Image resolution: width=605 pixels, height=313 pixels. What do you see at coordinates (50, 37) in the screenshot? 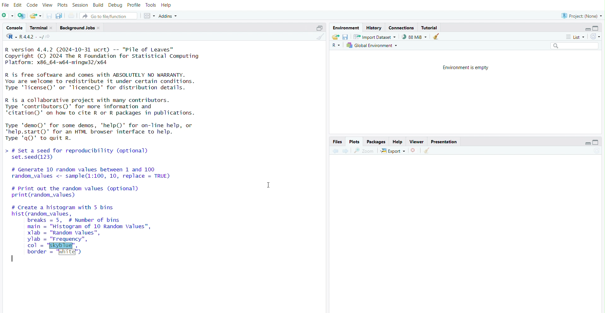
I see `view the current working diirectory` at bounding box center [50, 37].